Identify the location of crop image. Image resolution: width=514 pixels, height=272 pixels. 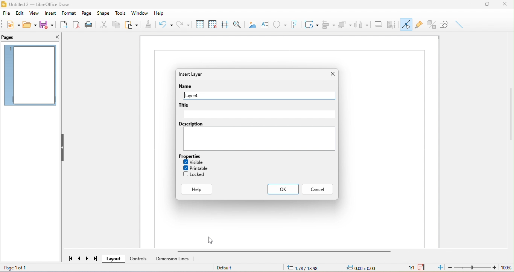
(392, 24).